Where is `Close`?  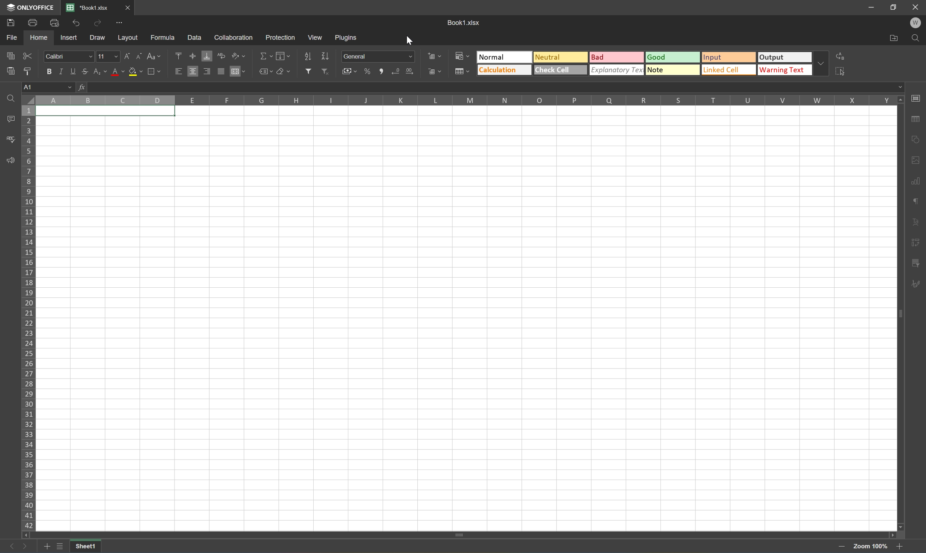
Close is located at coordinates (127, 7).